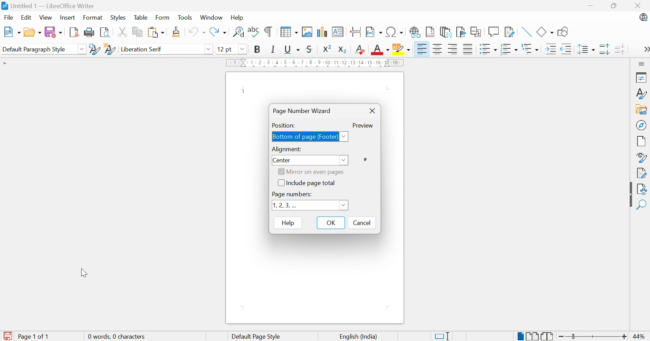 The image size is (650, 341). What do you see at coordinates (342, 49) in the screenshot?
I see `Subscript` at bounding box center [342, 49].